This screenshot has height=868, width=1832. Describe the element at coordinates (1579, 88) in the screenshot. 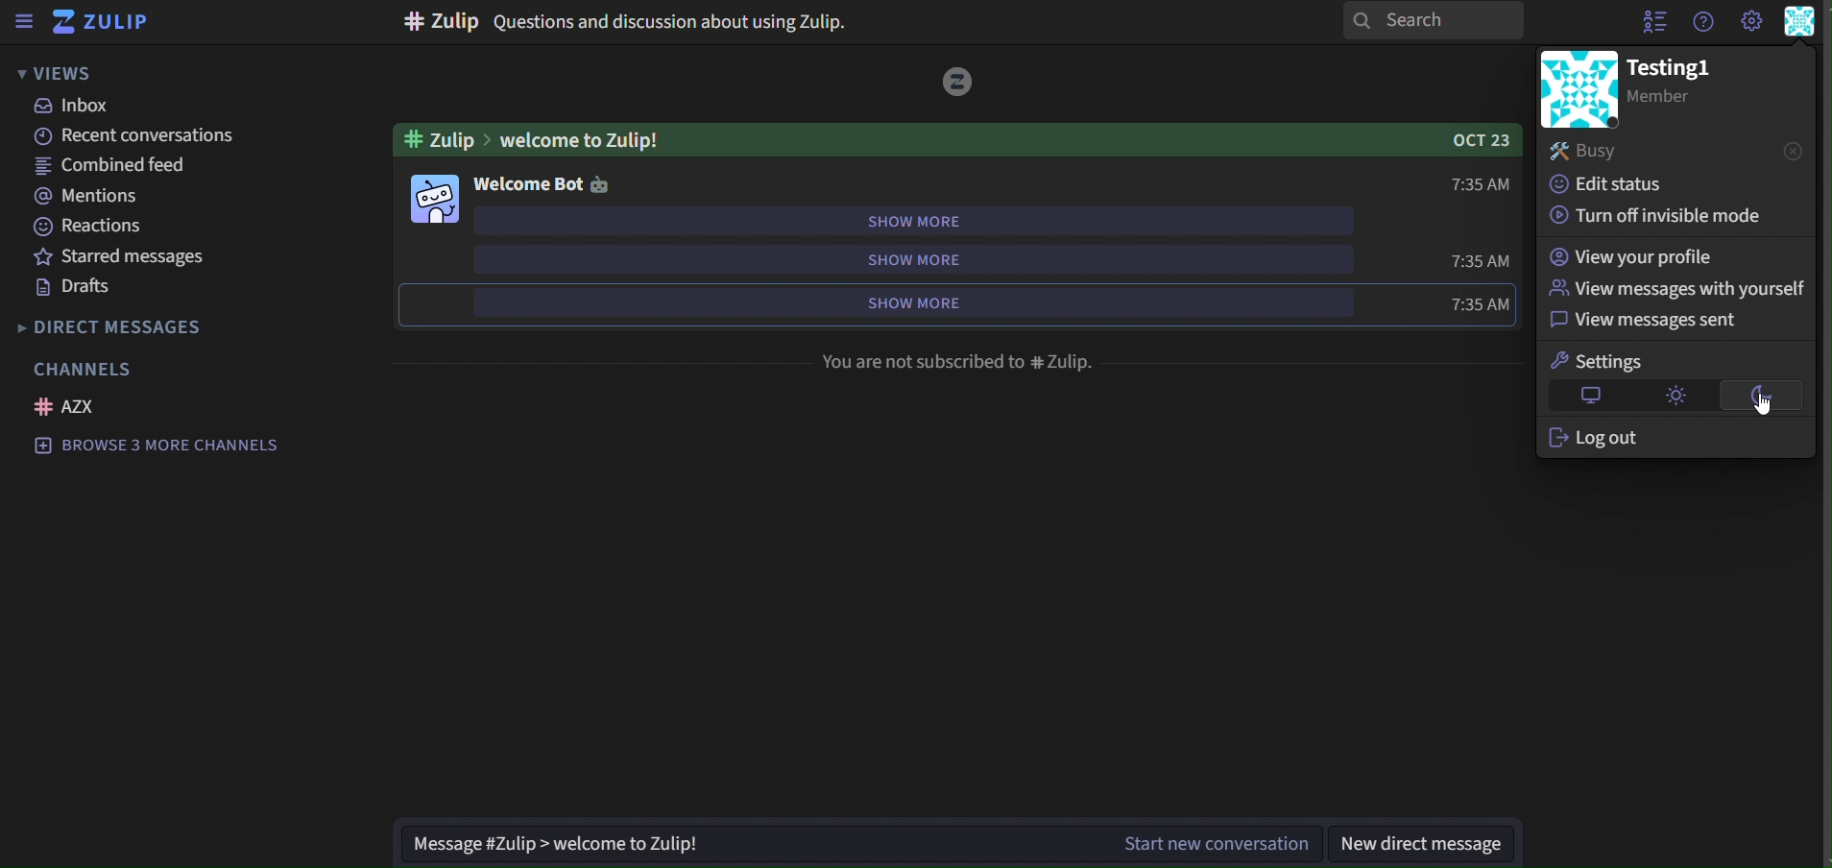

I see `image` at that location.